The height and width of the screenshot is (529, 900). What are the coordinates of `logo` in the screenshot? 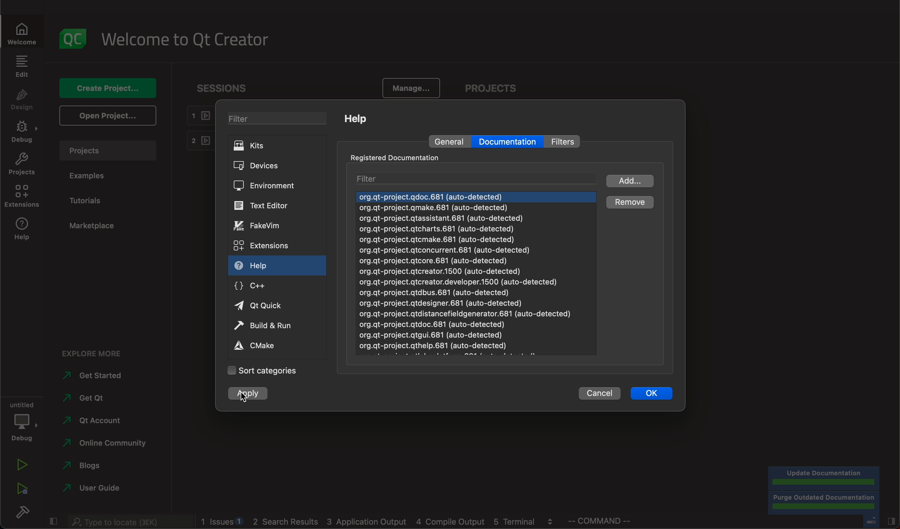 It's located at (70, 40).